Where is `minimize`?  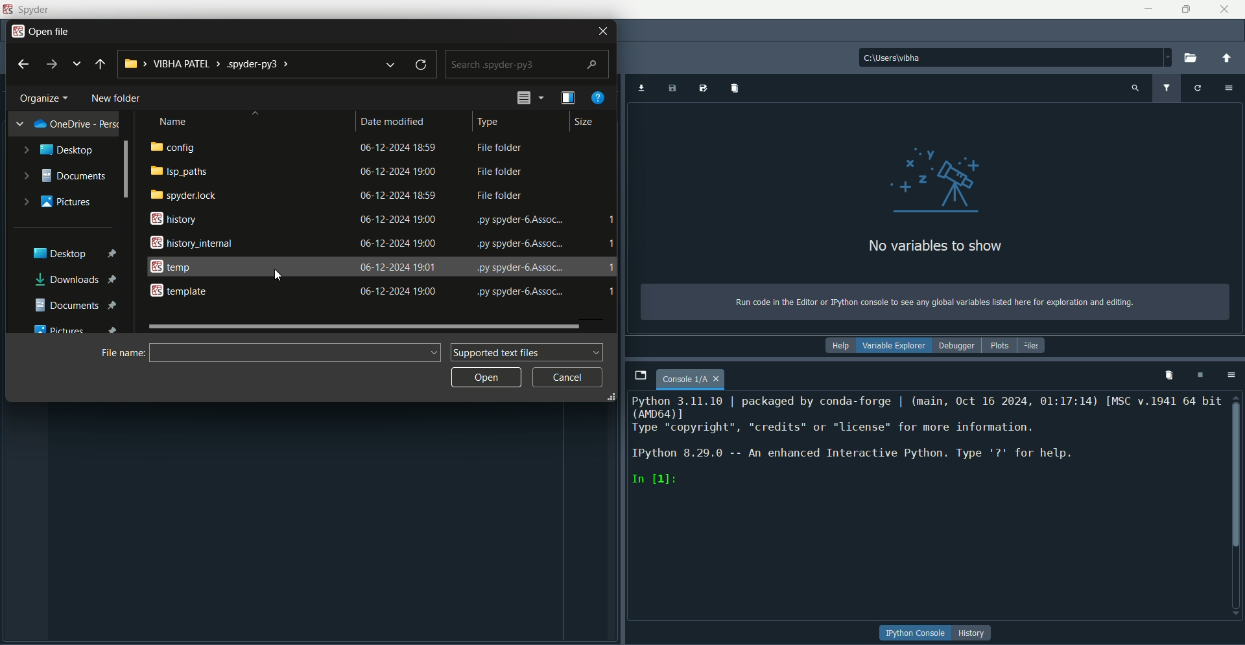
minimize is located at coordinates (1146, 8).